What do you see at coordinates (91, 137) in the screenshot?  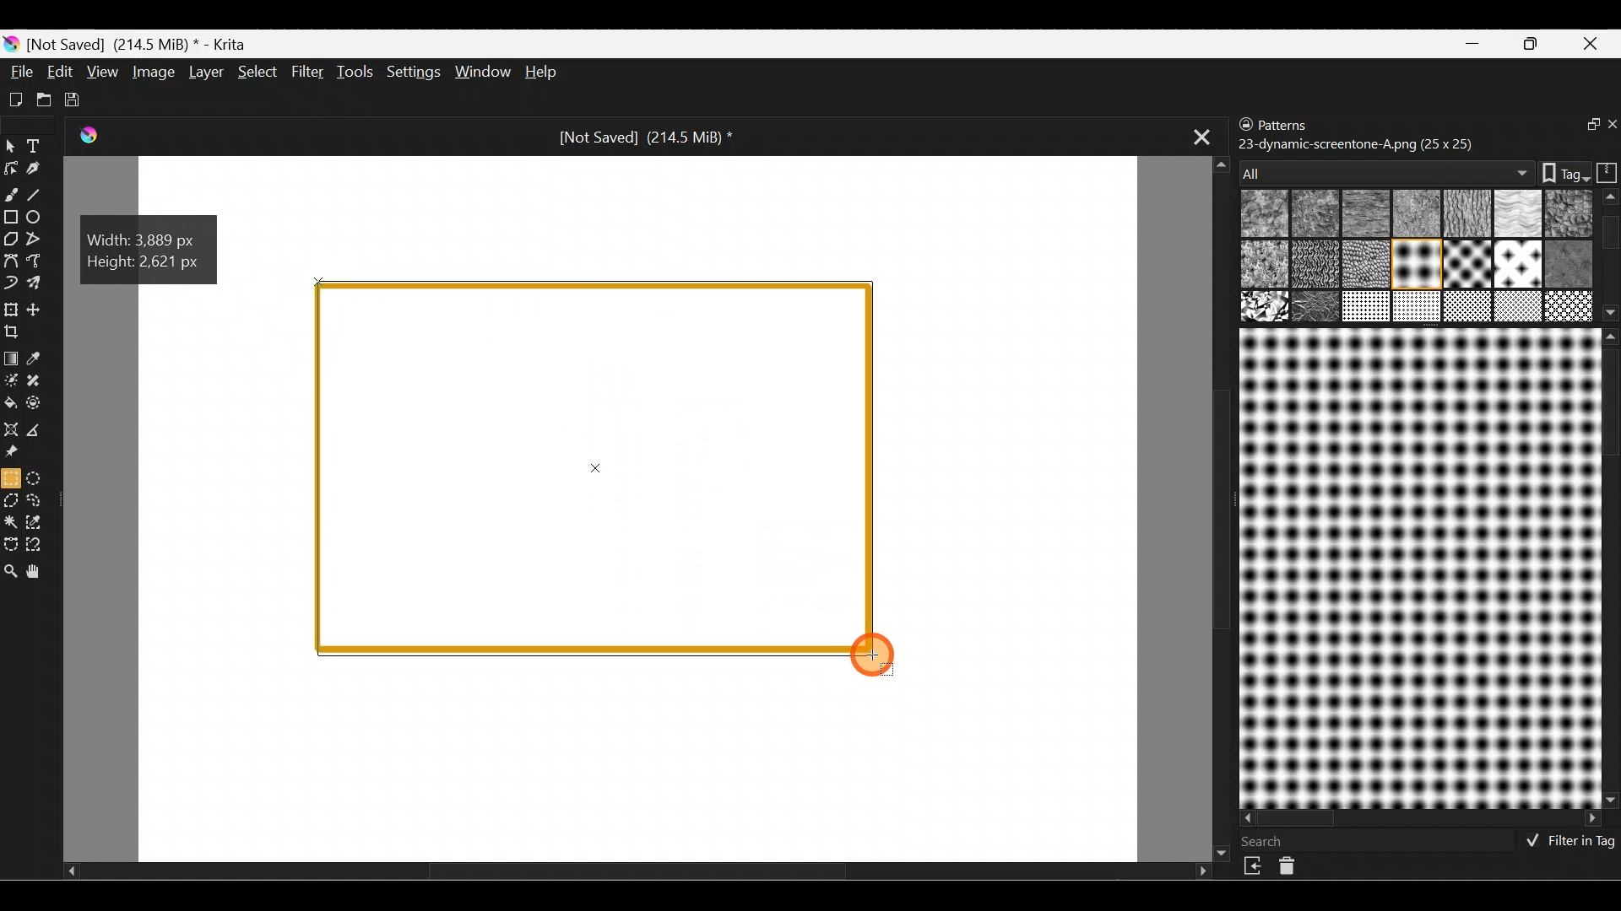 I see `Krita Logo` at bounding box center [91, 137].